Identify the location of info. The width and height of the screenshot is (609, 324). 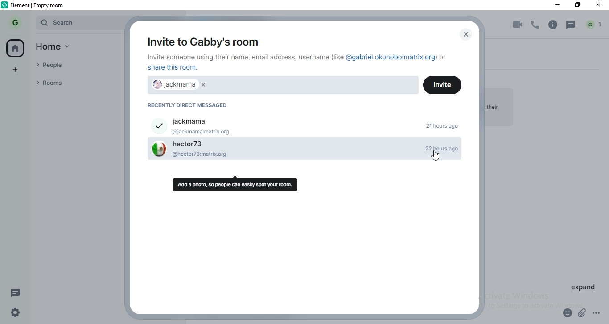
(553, 25).